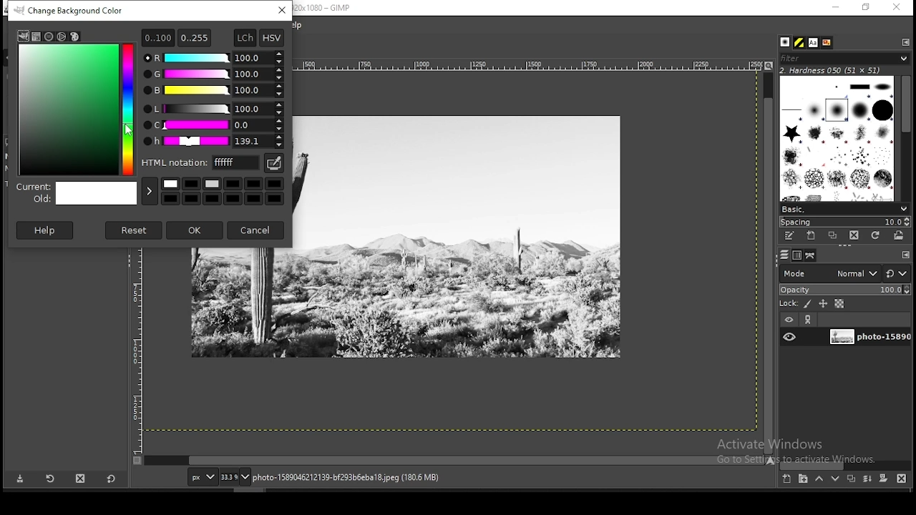 Image resolution: width=916 pixels, height=515 pixels. Describe the element at coordinates (813, 236) in the screenshot. I see `create a new brush` at that location.